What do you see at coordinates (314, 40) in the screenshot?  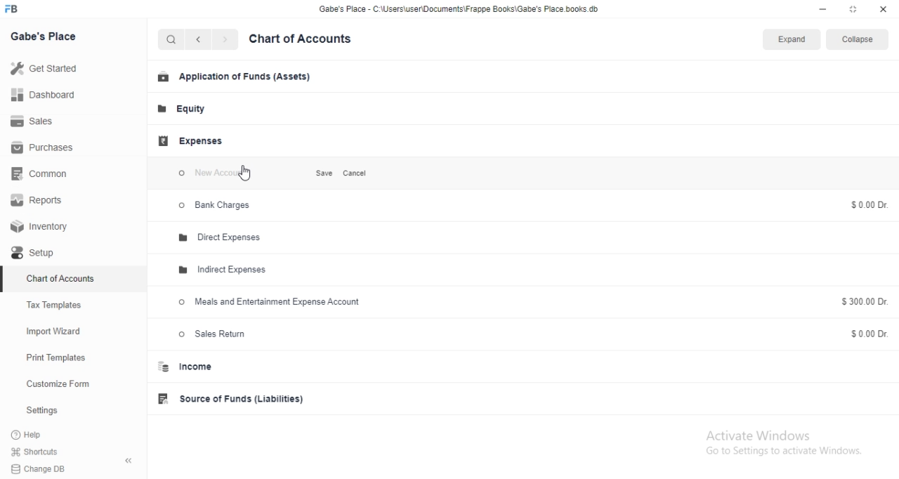 I see `Chart of Accounts.` at bounding box center [314, 40].